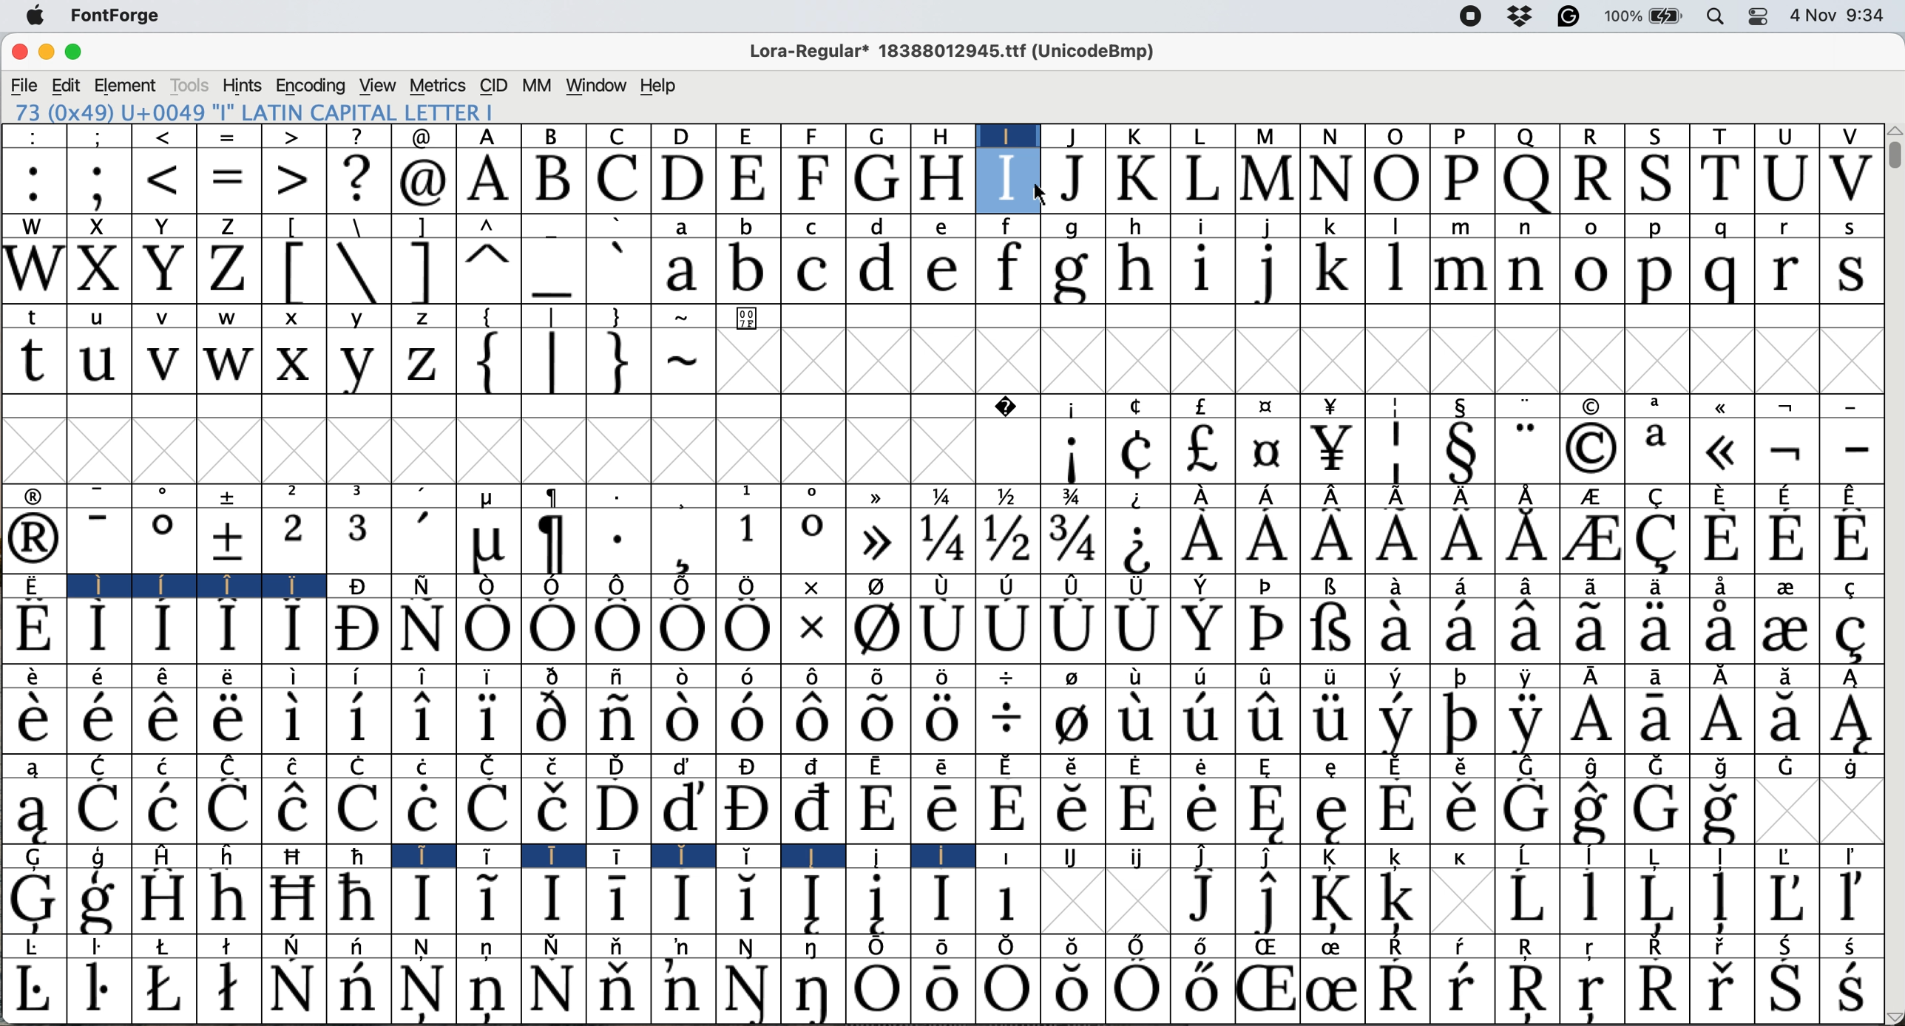  I want to click on maximize, so click(74, 52).